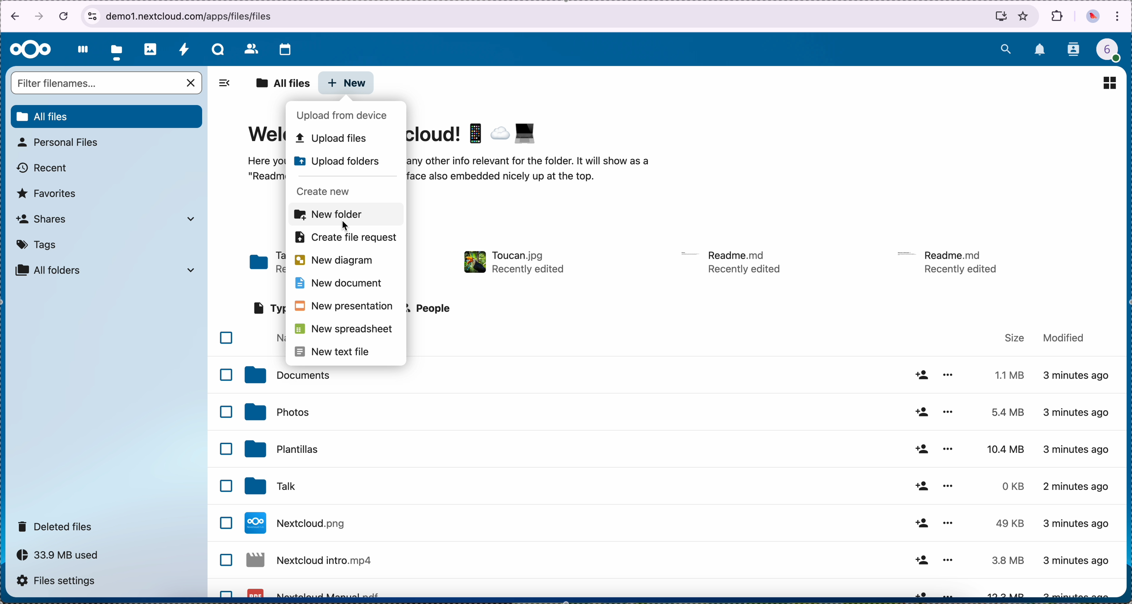 This screenshot has height=604, width=1132. What do you see at coordinates (267, 264) in the screenshot?
I see `talk folder` at bounding box center [267, 264].